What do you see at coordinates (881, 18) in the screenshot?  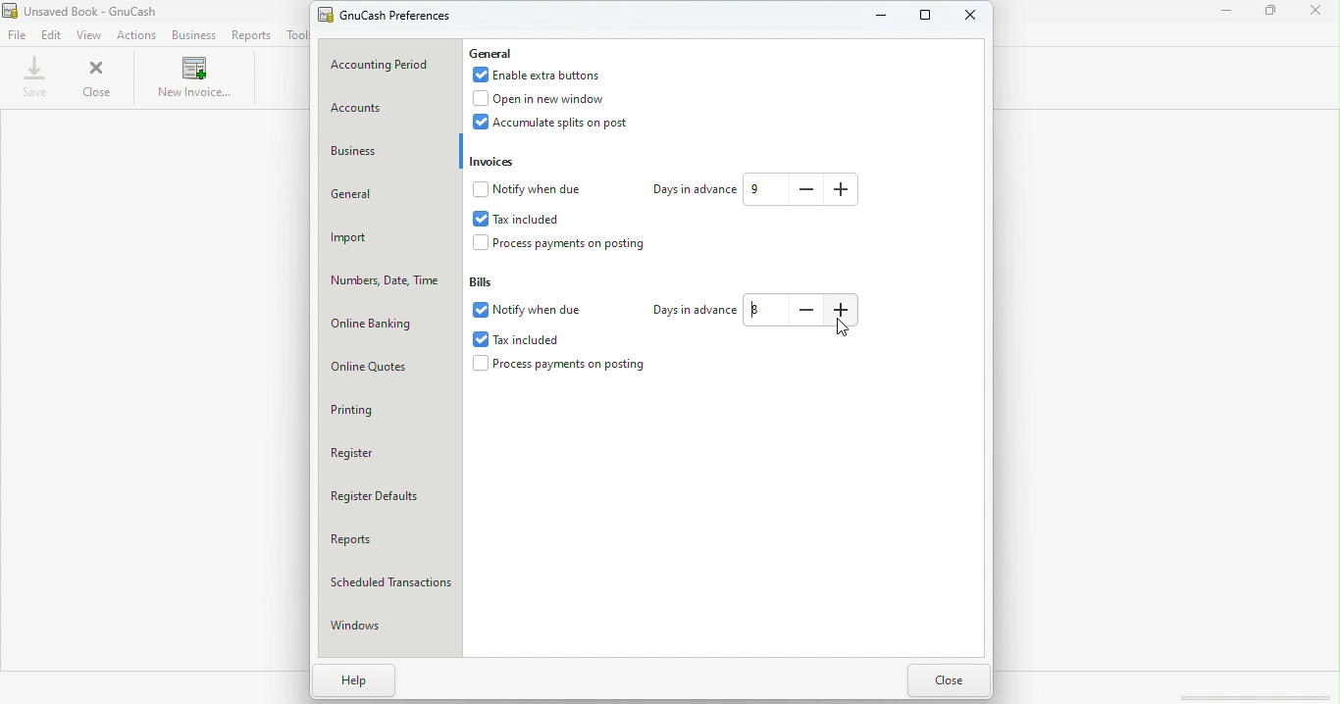 I see `Minimize` at bounding box center [881, 18].